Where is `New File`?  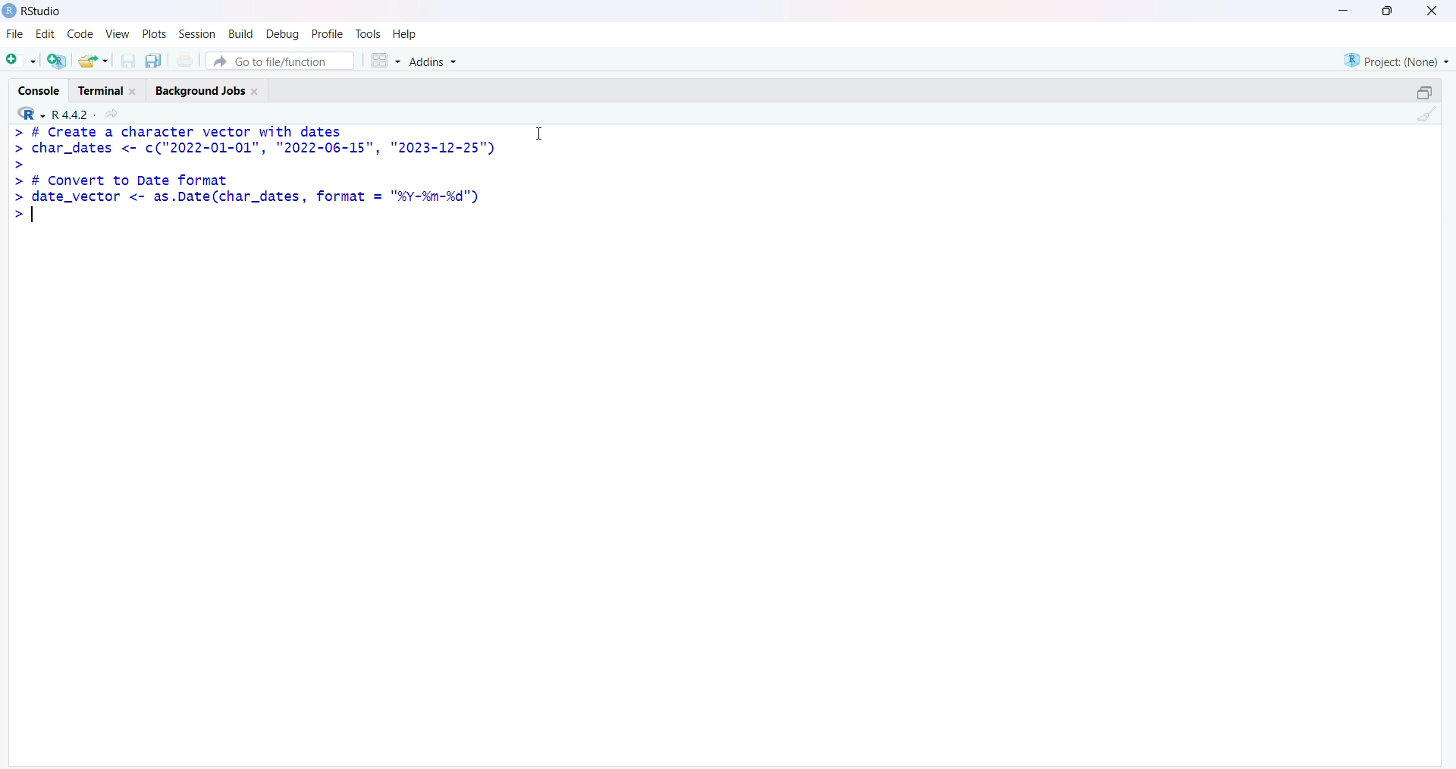 New File is located at coordinates (21, 59).